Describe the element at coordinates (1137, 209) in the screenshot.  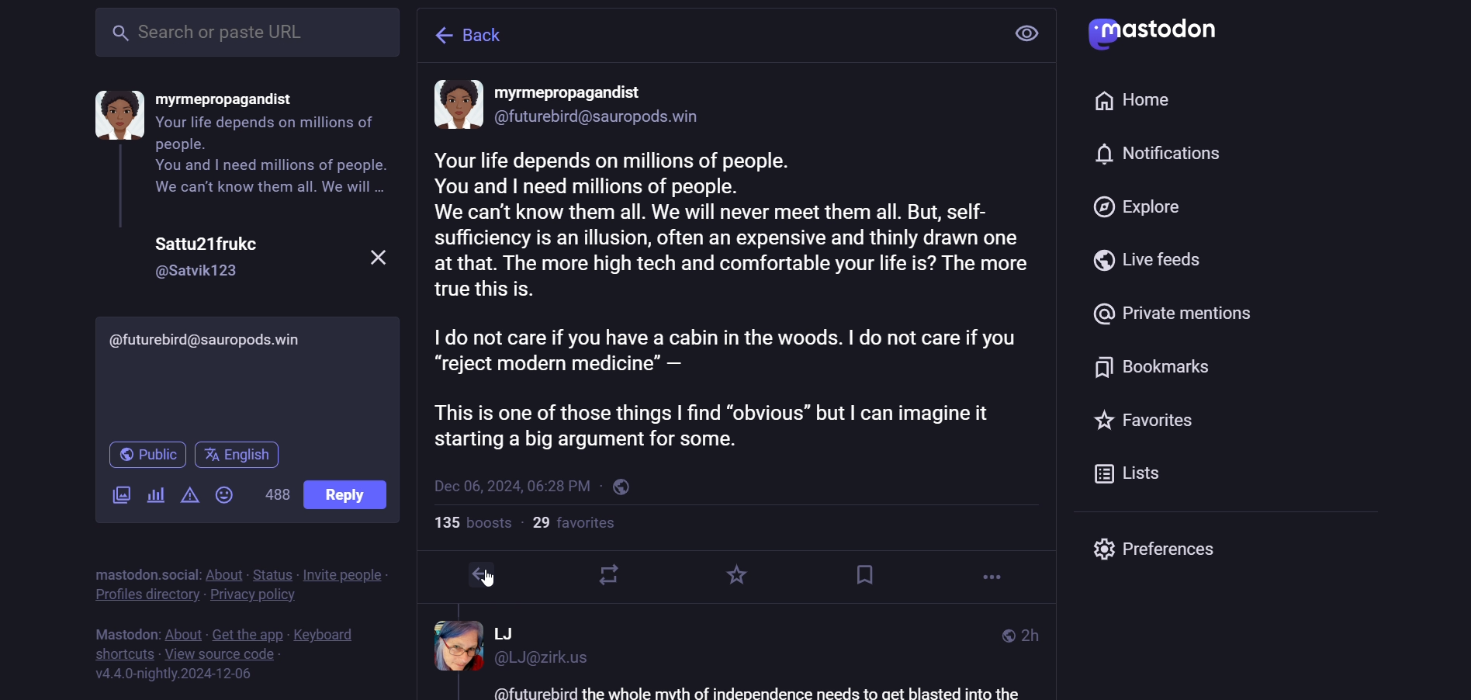
I see `explore` at that location.